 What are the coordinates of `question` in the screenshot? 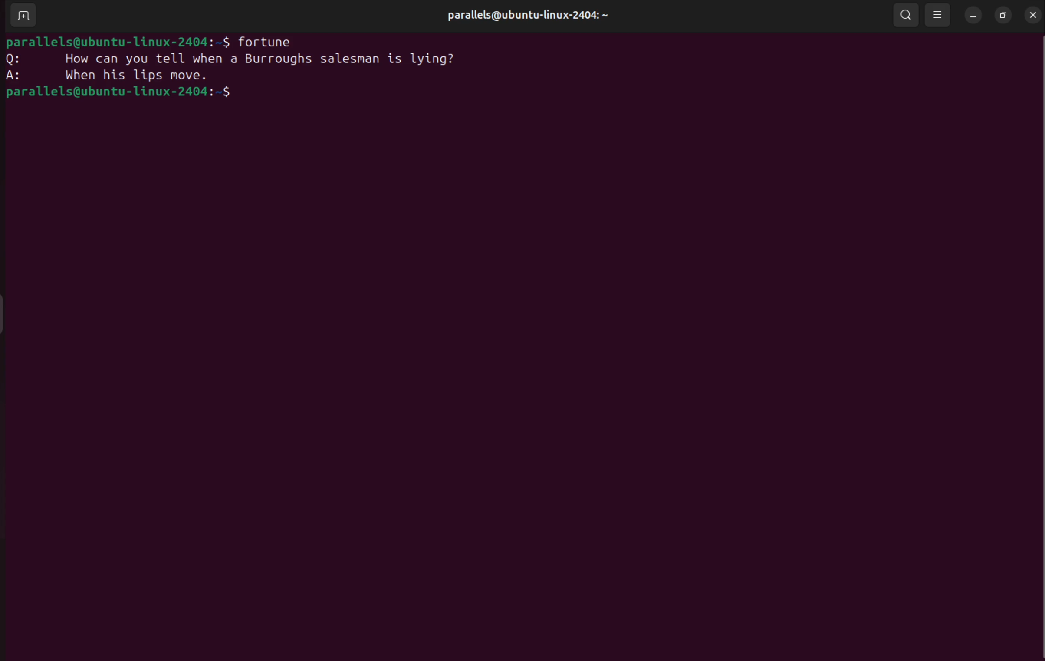 It's located at (14, 58).